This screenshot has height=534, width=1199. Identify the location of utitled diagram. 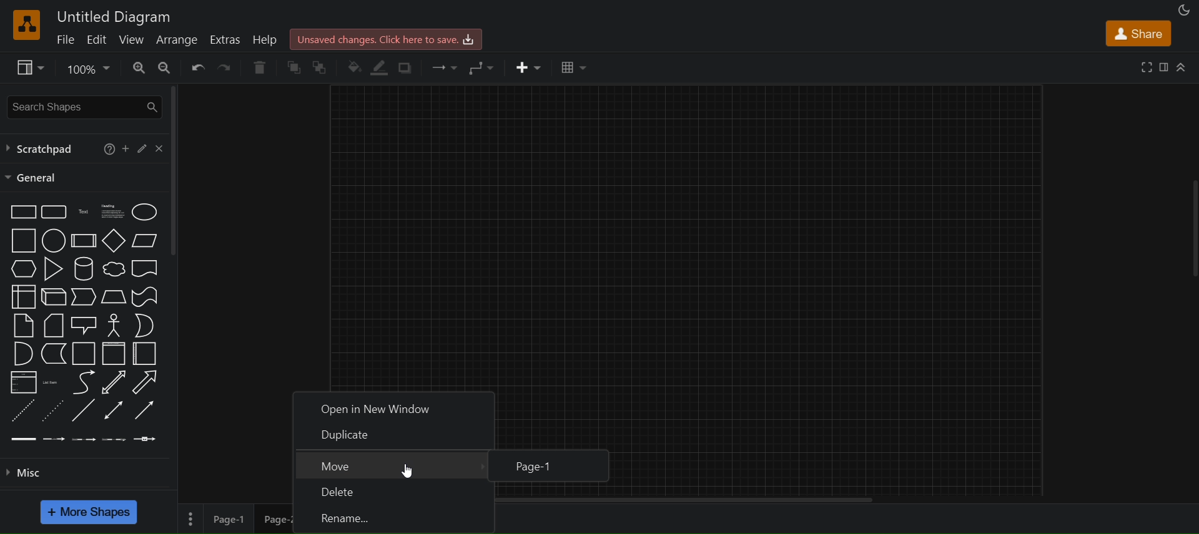
(117, 18).